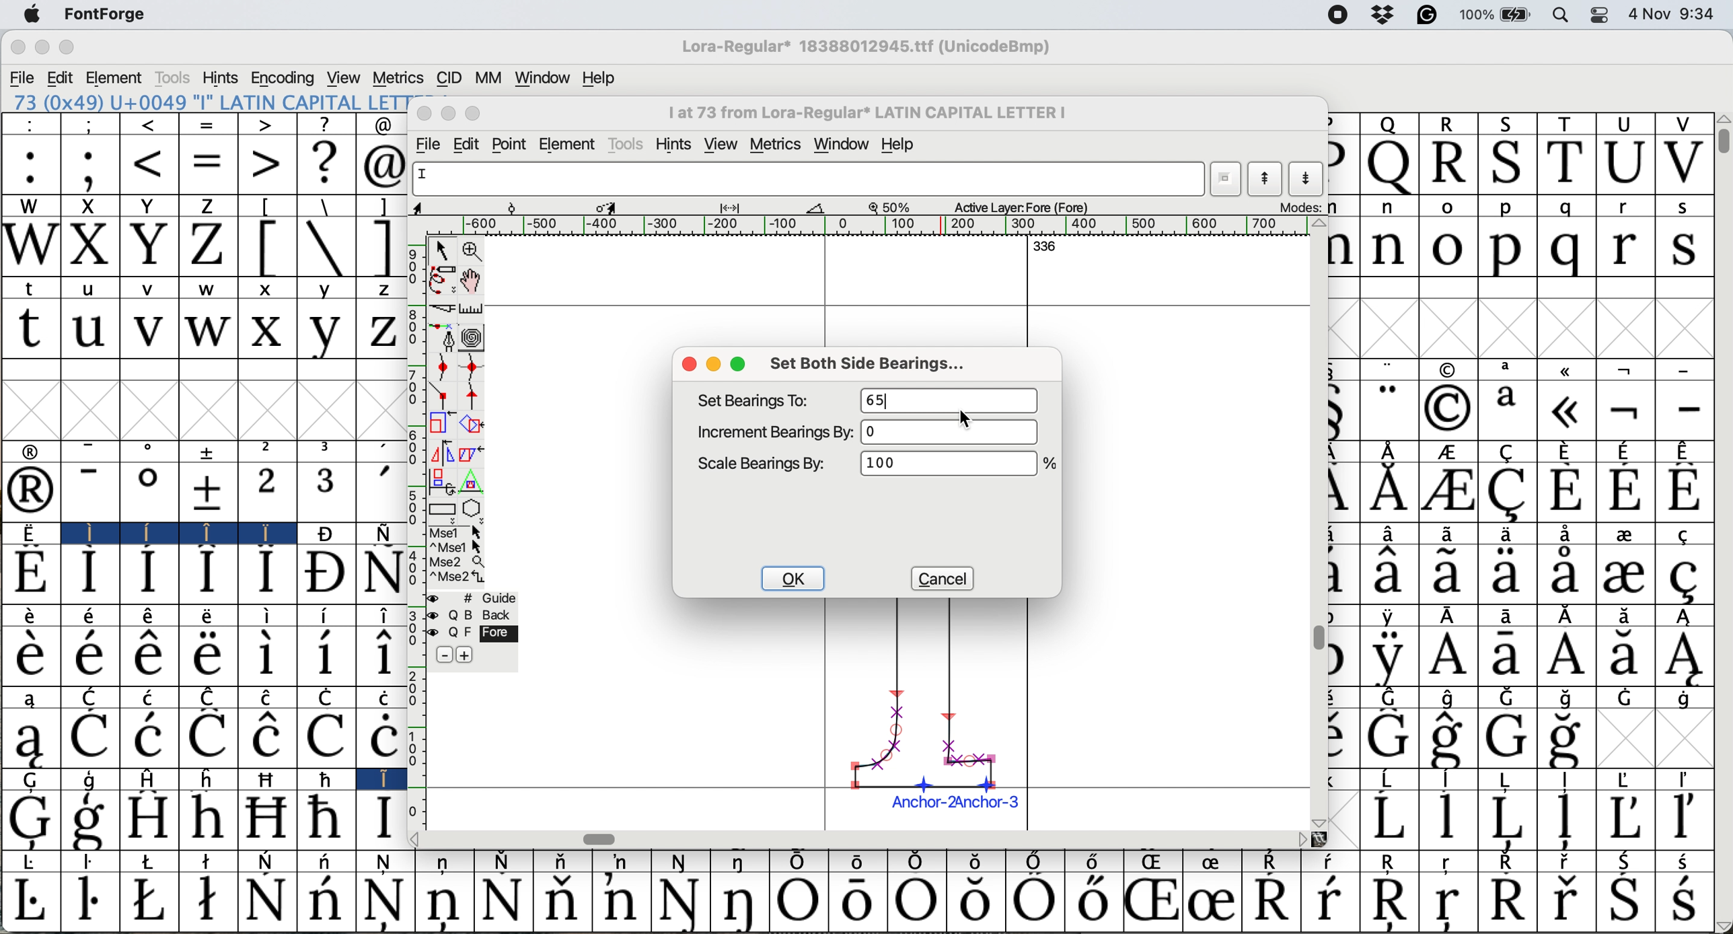 The image size is (1733, 934). What do you see at coordinates (1392, 248) in the screenshot?
I see `n` at bounding box center [1392, 248].